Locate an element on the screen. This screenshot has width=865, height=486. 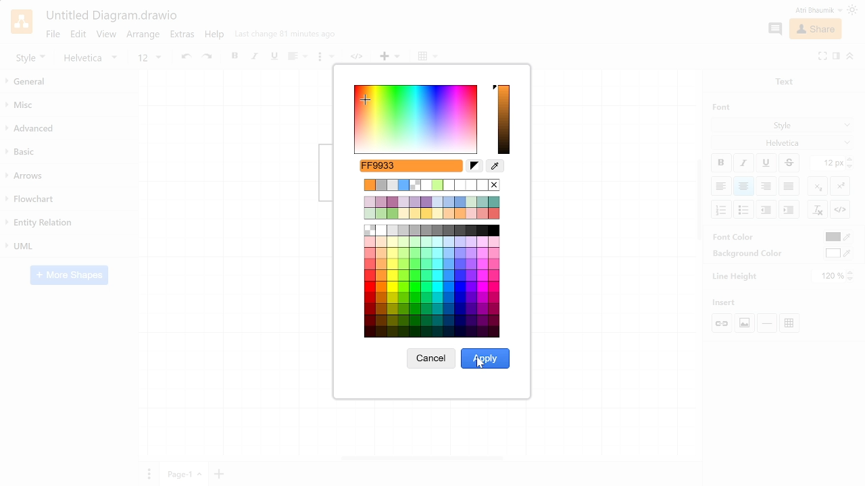
Pages is located at coordinates (147, 473).